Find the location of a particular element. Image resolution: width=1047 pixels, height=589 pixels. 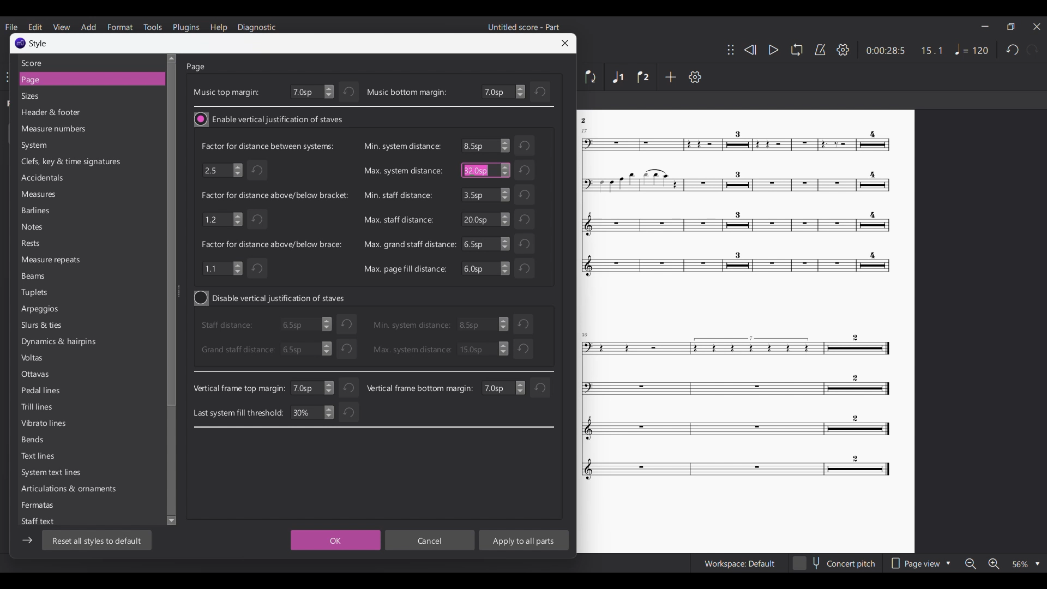

Undo is located at coordinates (258, 219).